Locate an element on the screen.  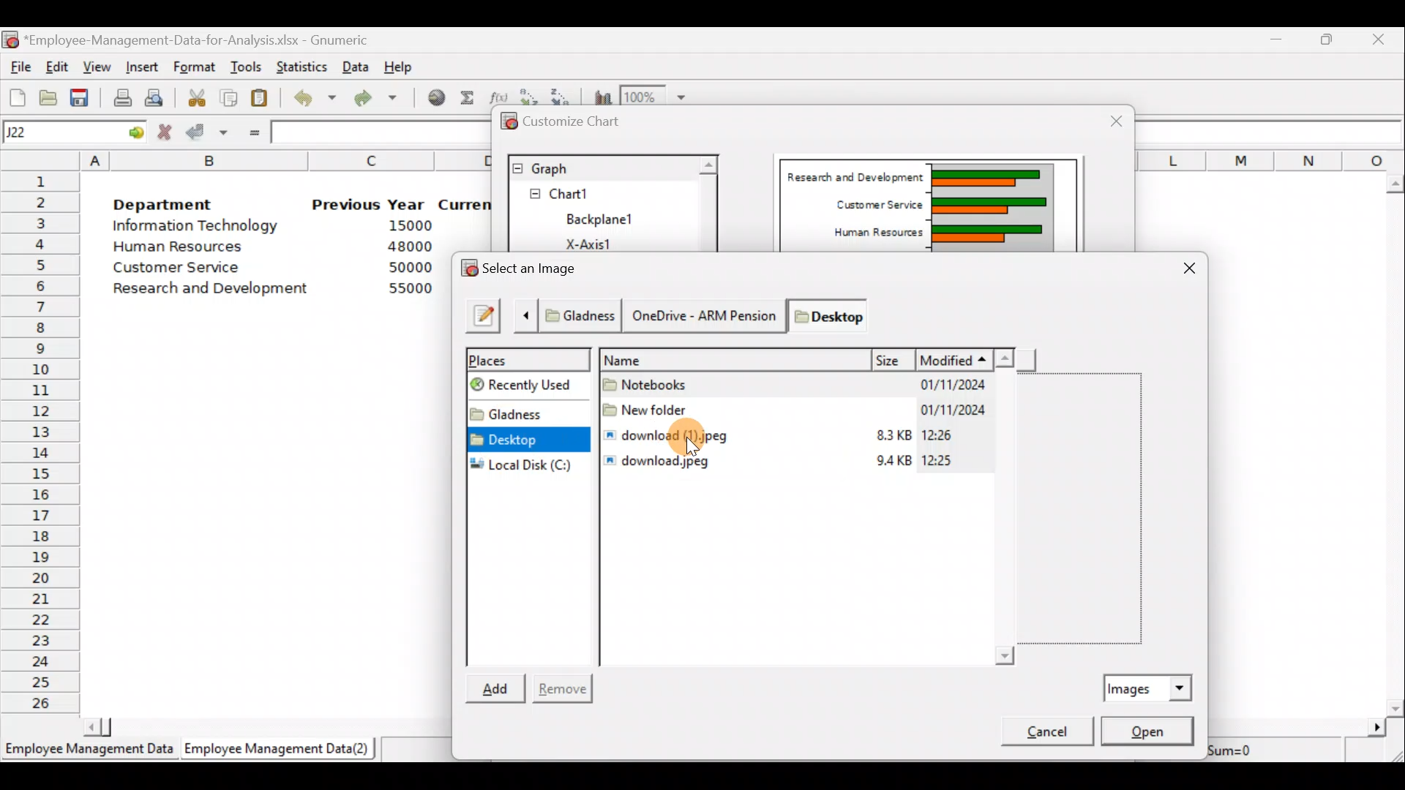
Employee Management Data (2) is located at coordinates (280, 749).